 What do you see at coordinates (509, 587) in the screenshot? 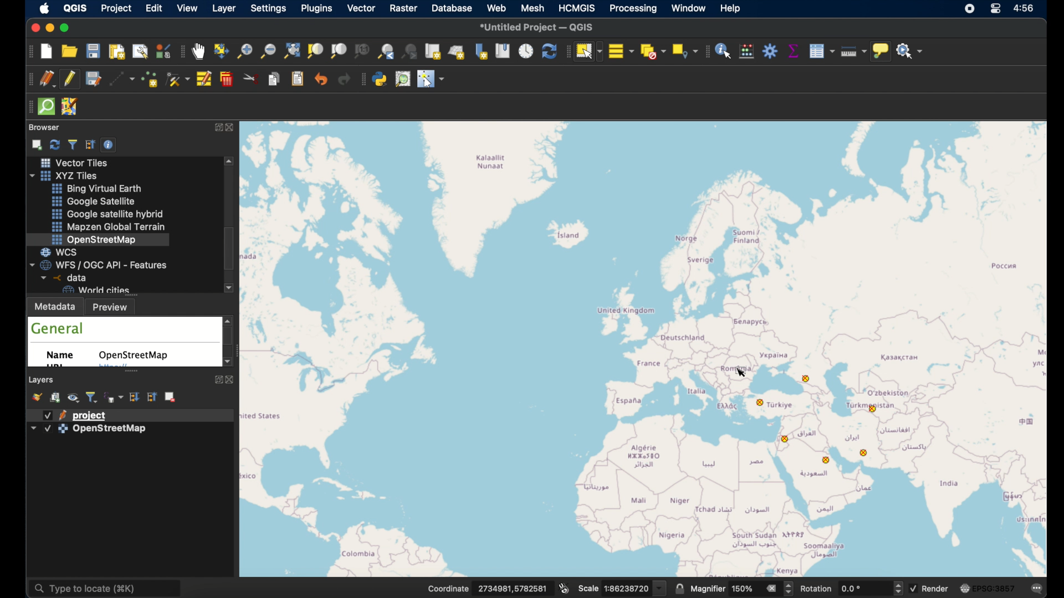
I see `coordinate` at bounding box center [509, 587].